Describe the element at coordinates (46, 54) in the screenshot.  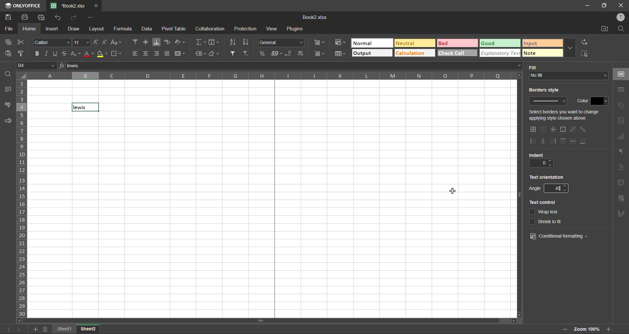
I see `italic` at that location.